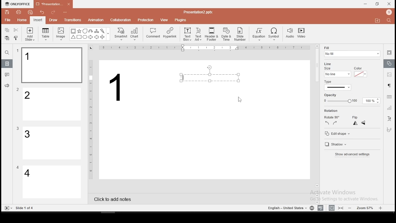 This screenshot has height=223, width=396. What do you see at coordinates (352, 51) in the screenshot?
I see `fill` at bounding box center [352, 51].